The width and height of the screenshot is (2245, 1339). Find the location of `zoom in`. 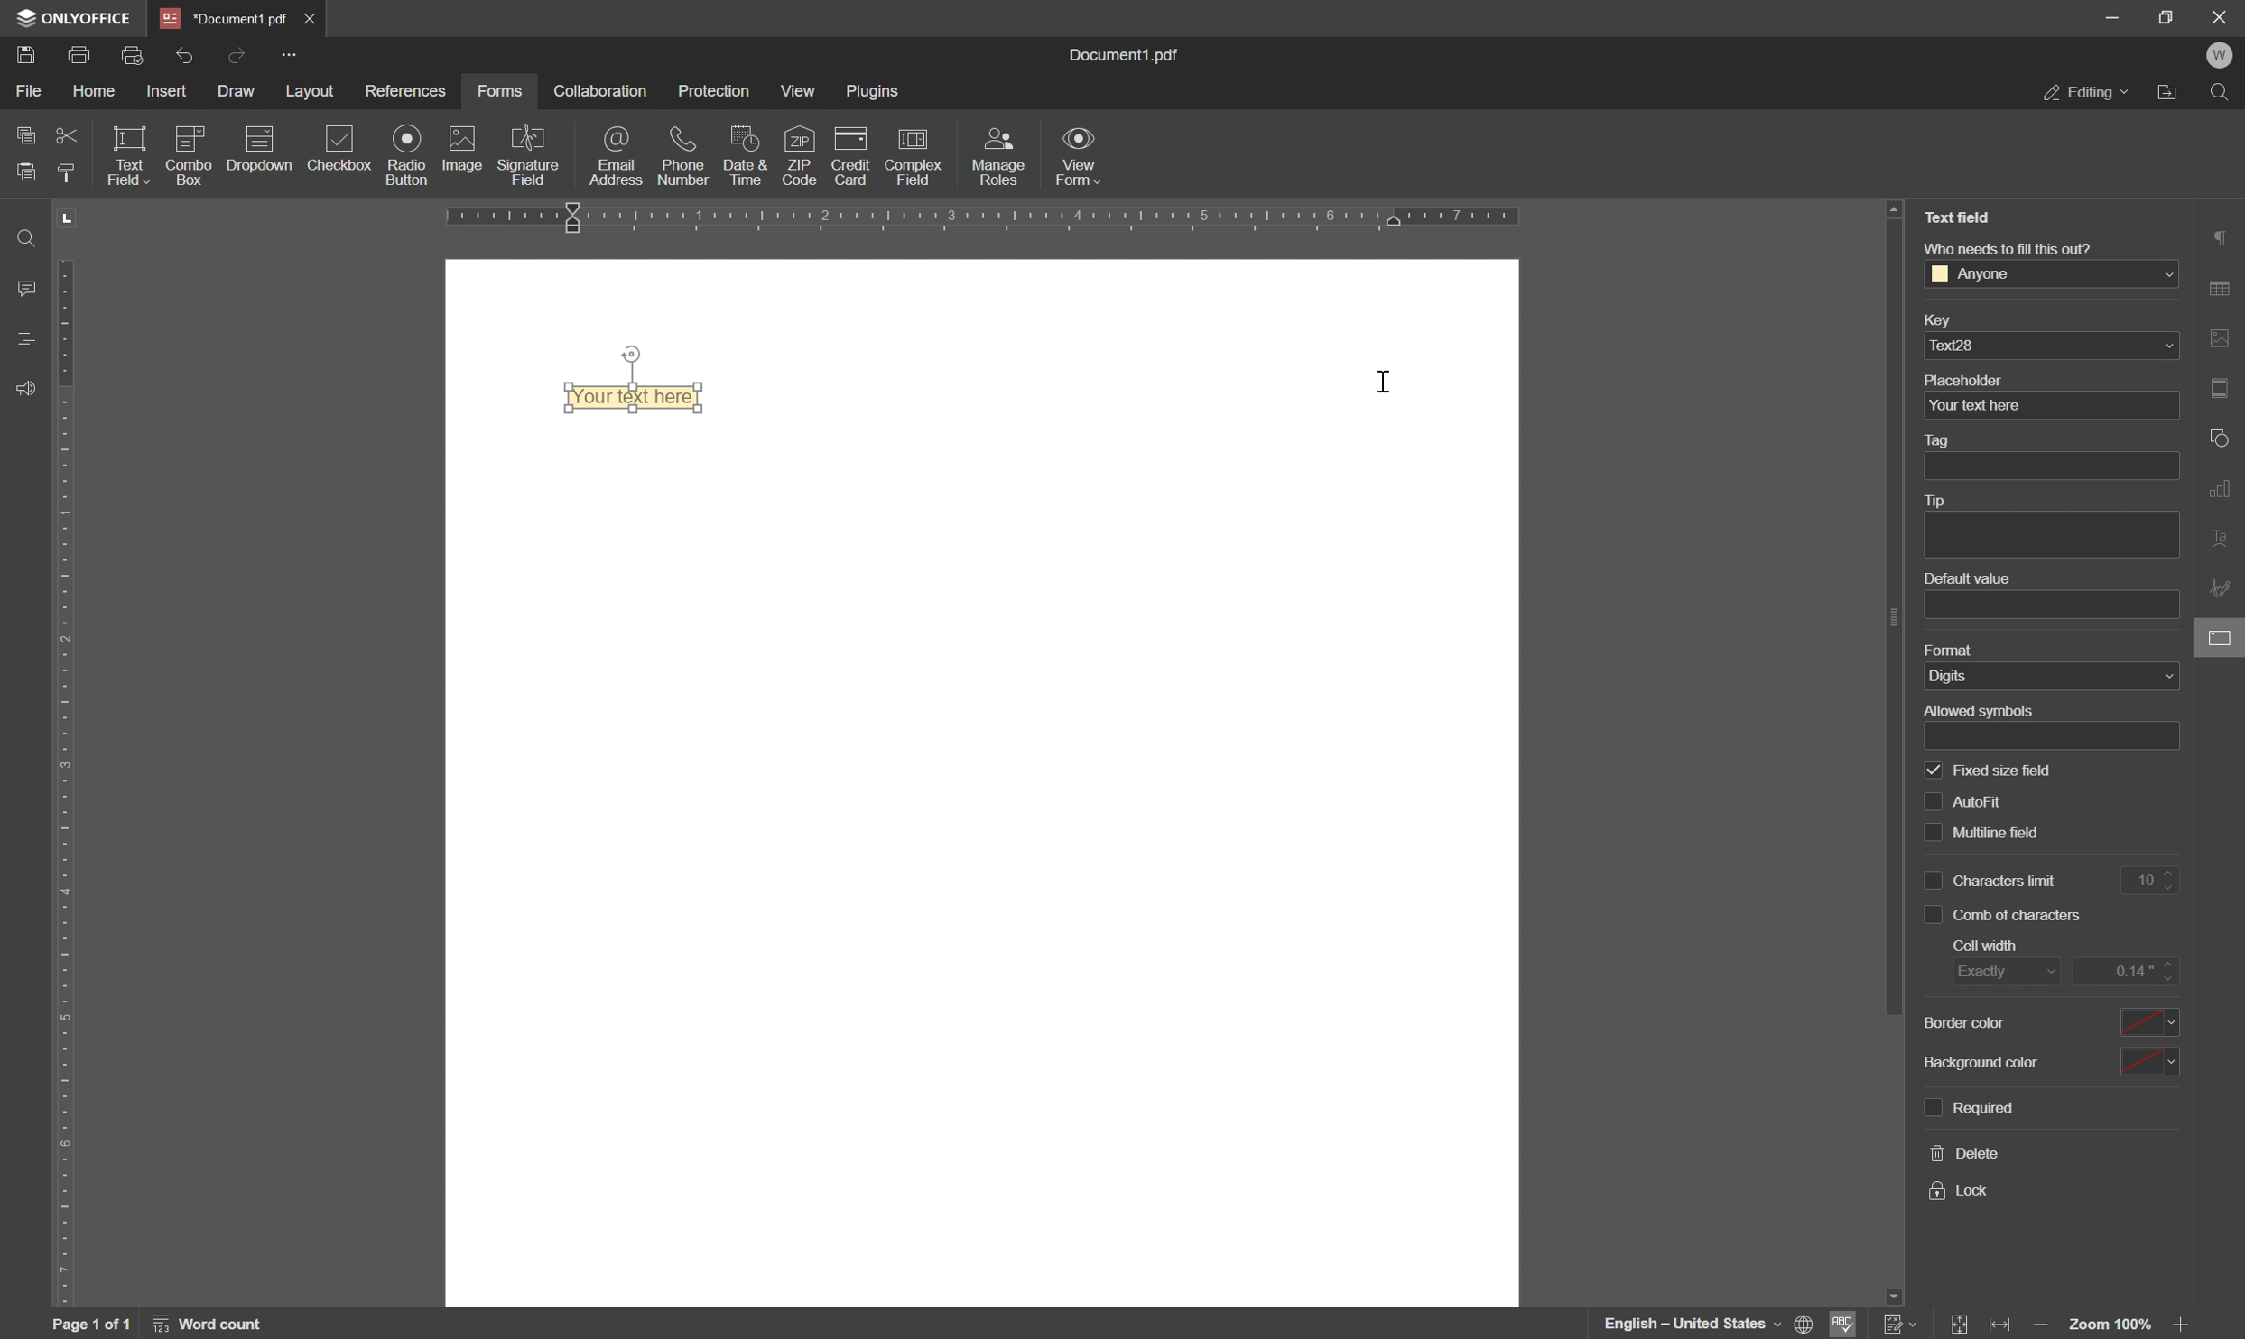

zoom in is located at coordinates (2046, 1325).